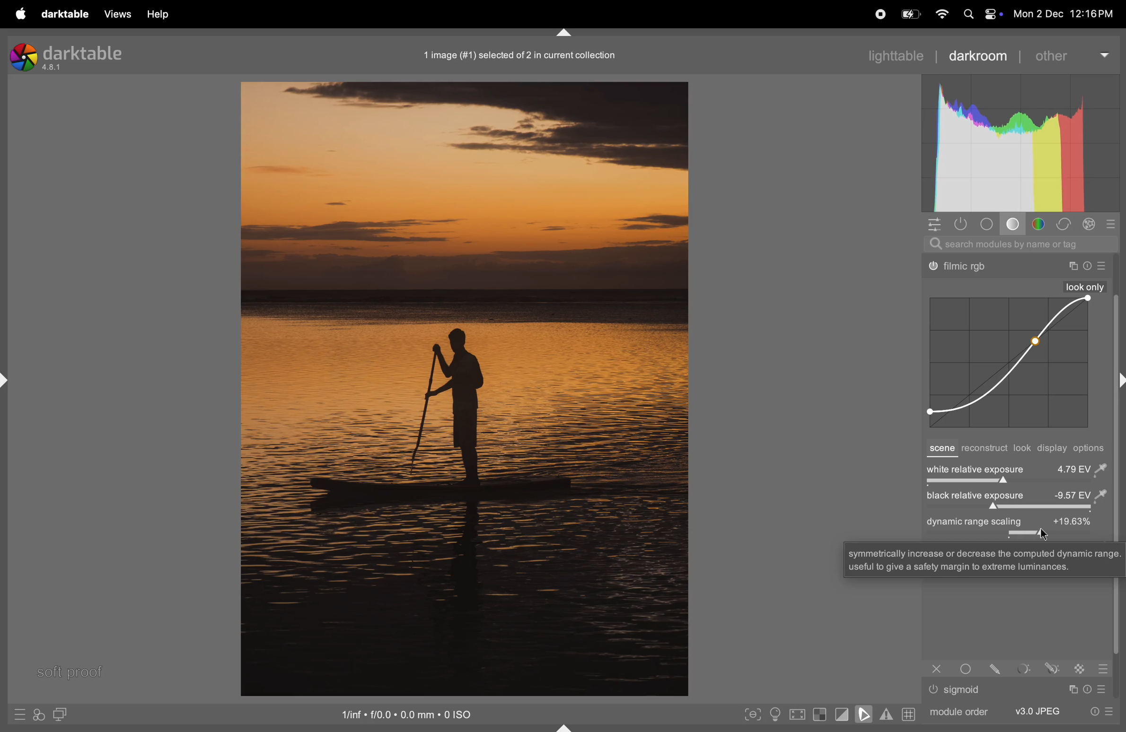 Image resolution: width=1126 pixels, height=732 pixels. I want to click on cursor, so click(1044, 533).